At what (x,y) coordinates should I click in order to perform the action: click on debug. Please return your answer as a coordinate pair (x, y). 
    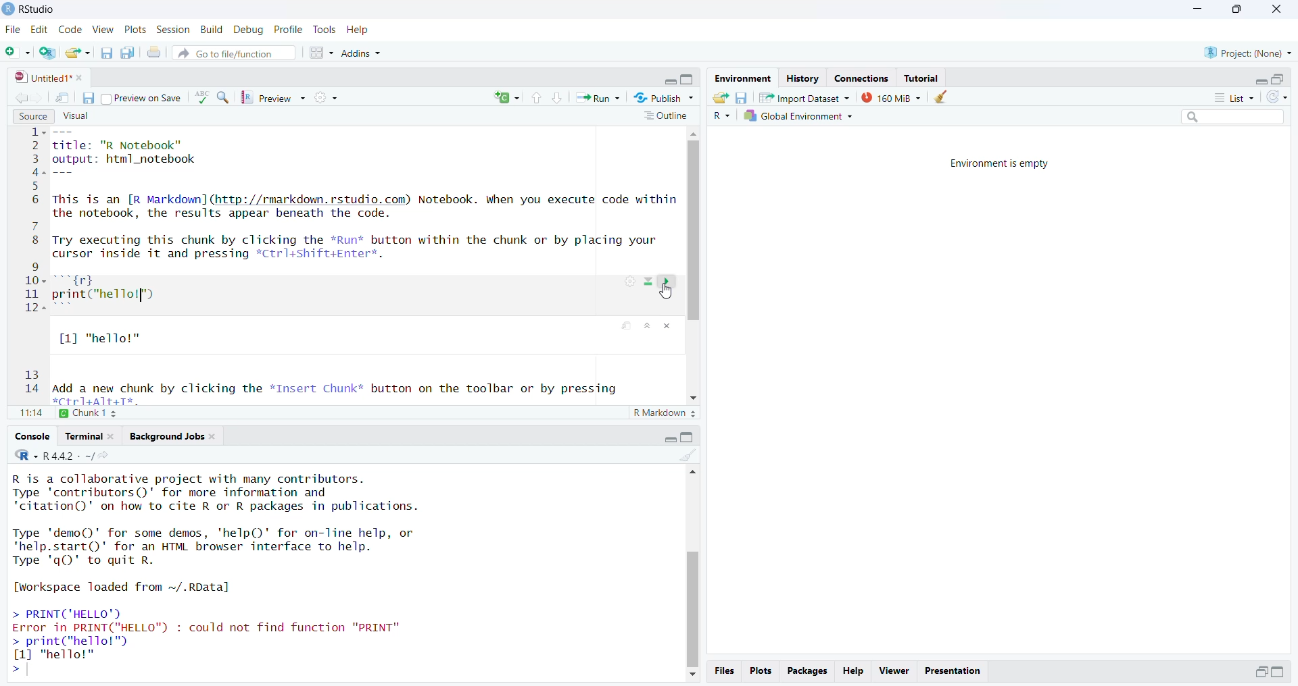
    Looking at the image, I should click on (250, 30).